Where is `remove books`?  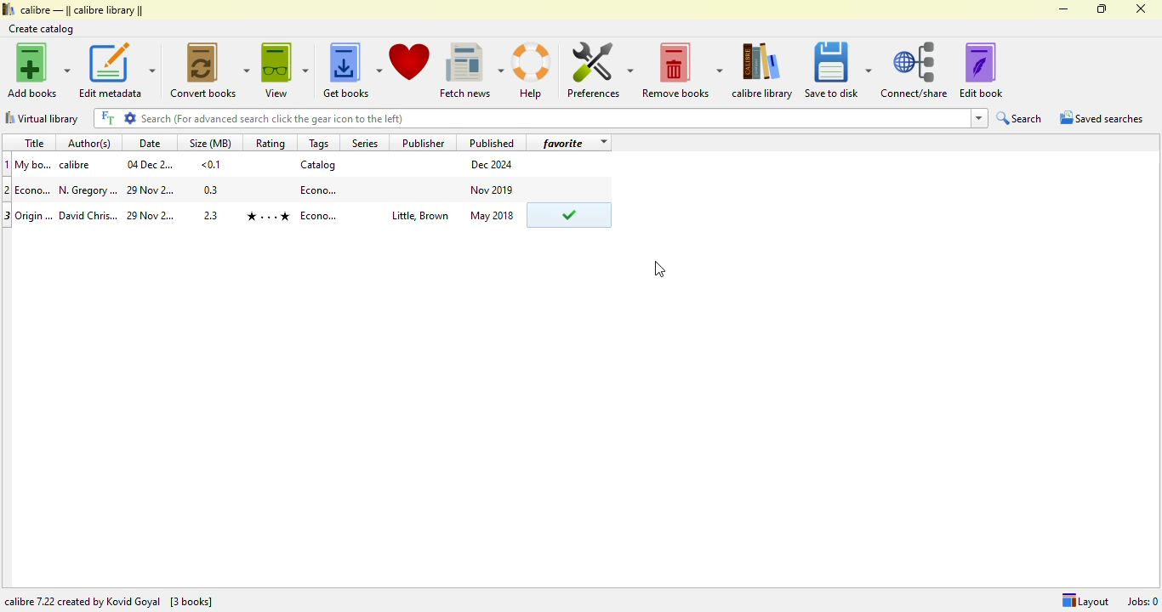 remove books is located at coordinates (682, 71).